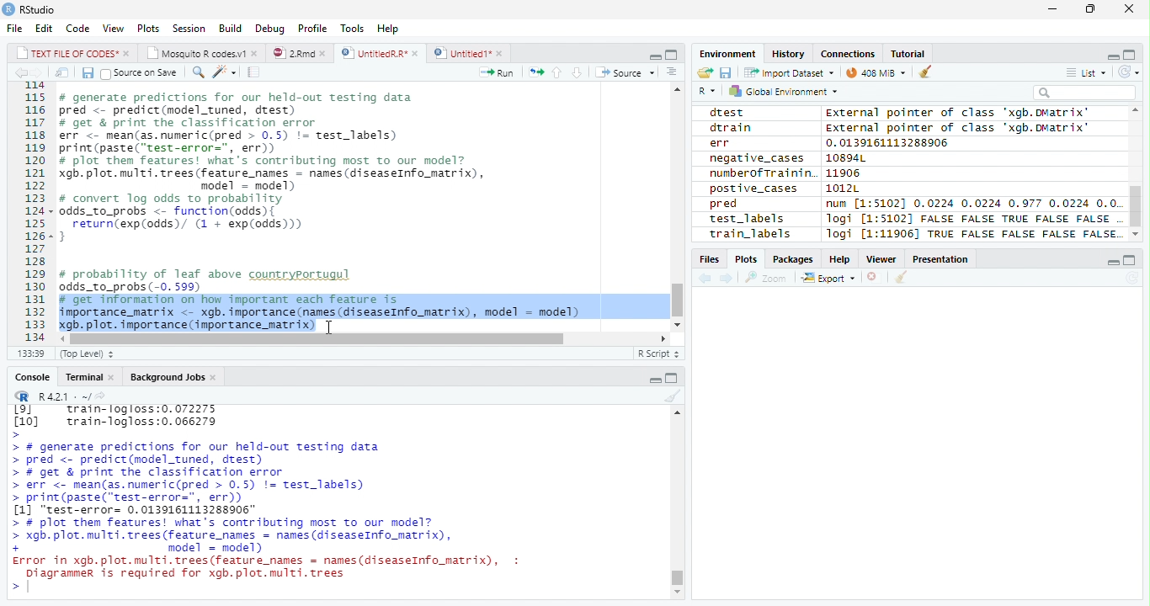  What do you see at coordinates (13, 28) in the screenshot?
I see `File` at bounding box center [13, 28].